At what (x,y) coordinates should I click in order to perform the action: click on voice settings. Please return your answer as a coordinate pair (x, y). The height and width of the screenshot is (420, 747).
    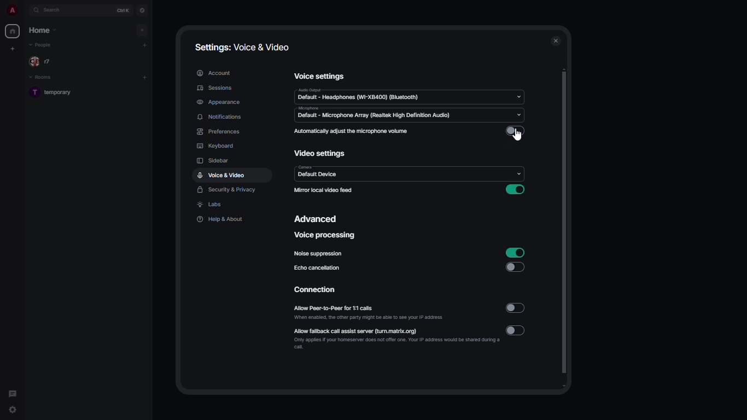
    Looking at the image, I should click on (317, 75).